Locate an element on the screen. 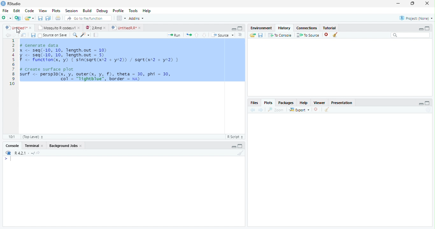  close is located at coordinates (31, 28).